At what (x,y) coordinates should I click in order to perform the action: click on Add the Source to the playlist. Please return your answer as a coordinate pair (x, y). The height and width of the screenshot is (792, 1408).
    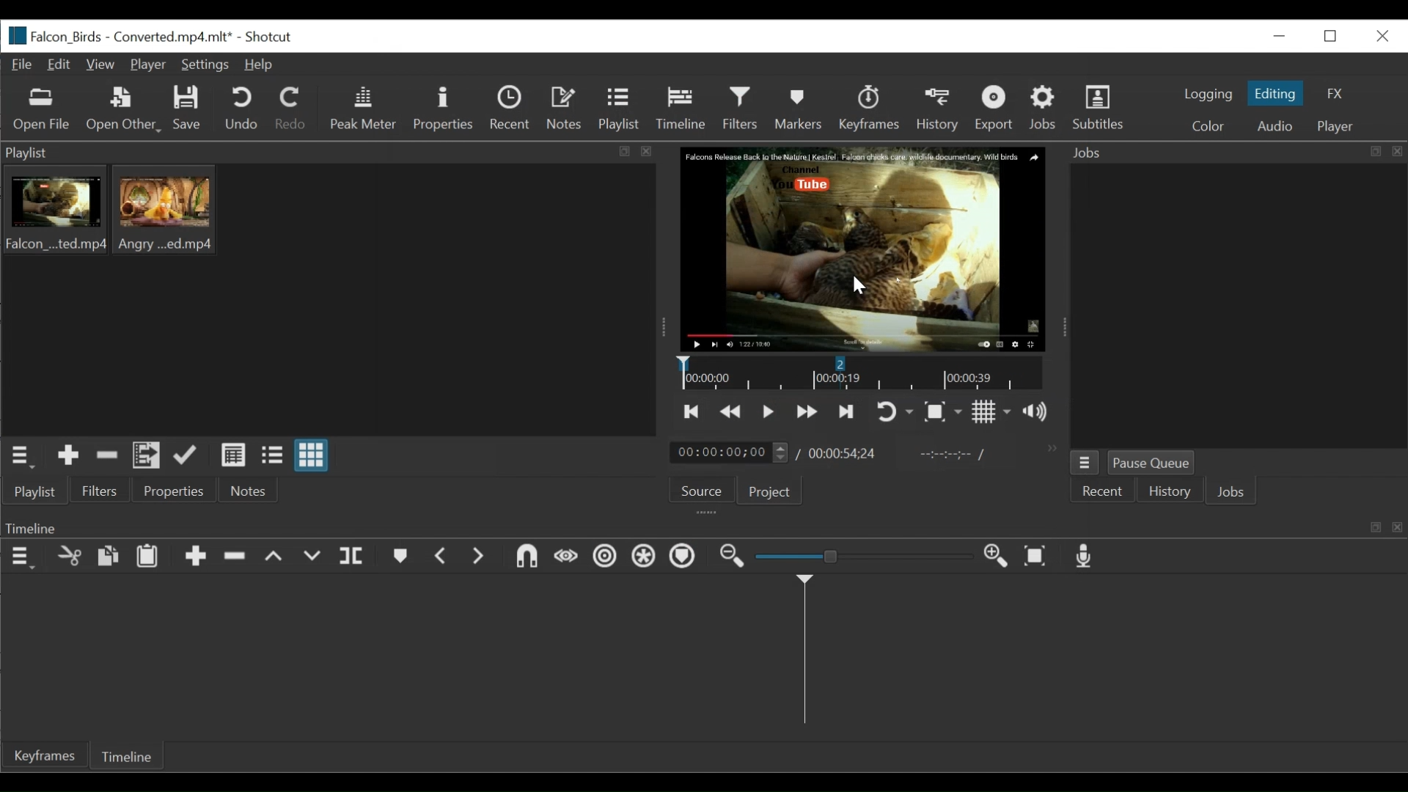
    Looking at the image, I should click on (68, 456).